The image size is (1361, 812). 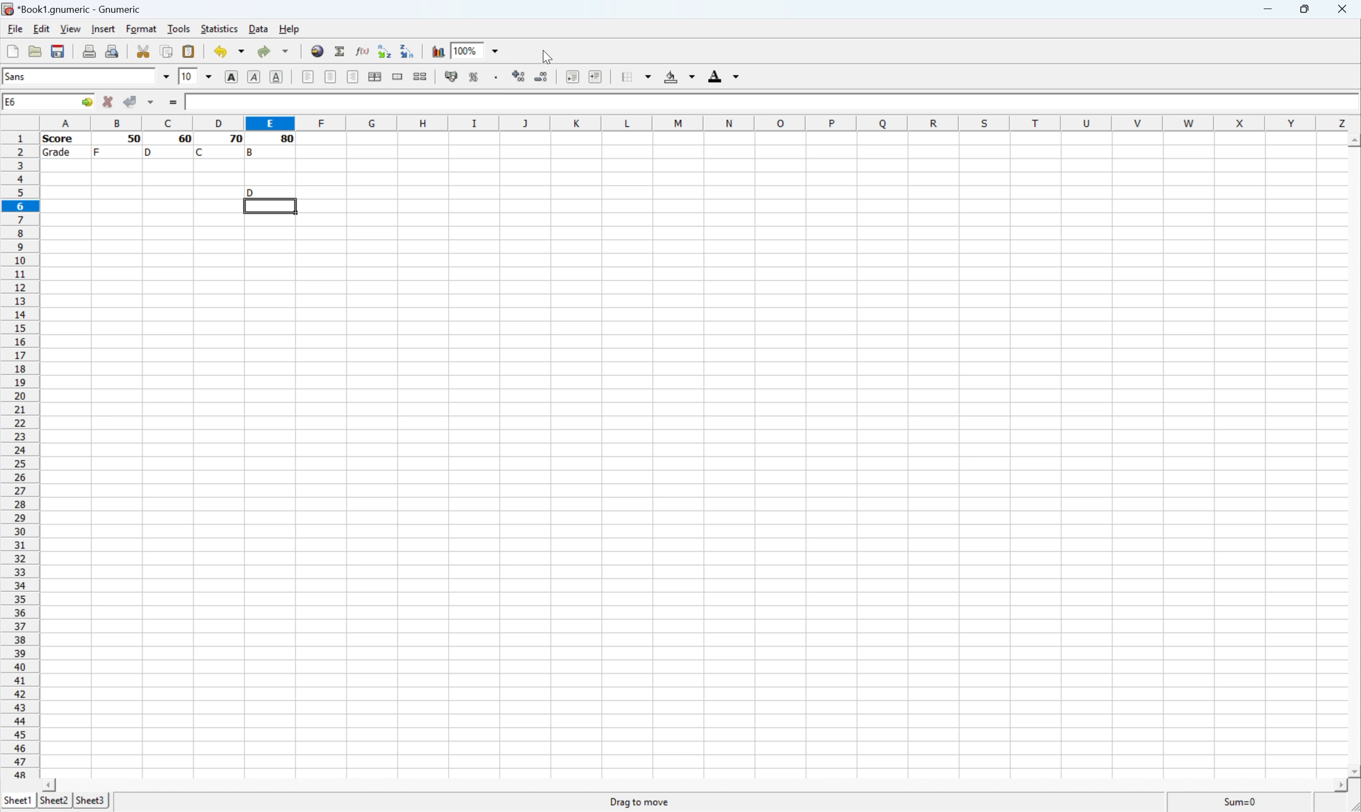 I want to click on Redo, so click(x=275, y=52).